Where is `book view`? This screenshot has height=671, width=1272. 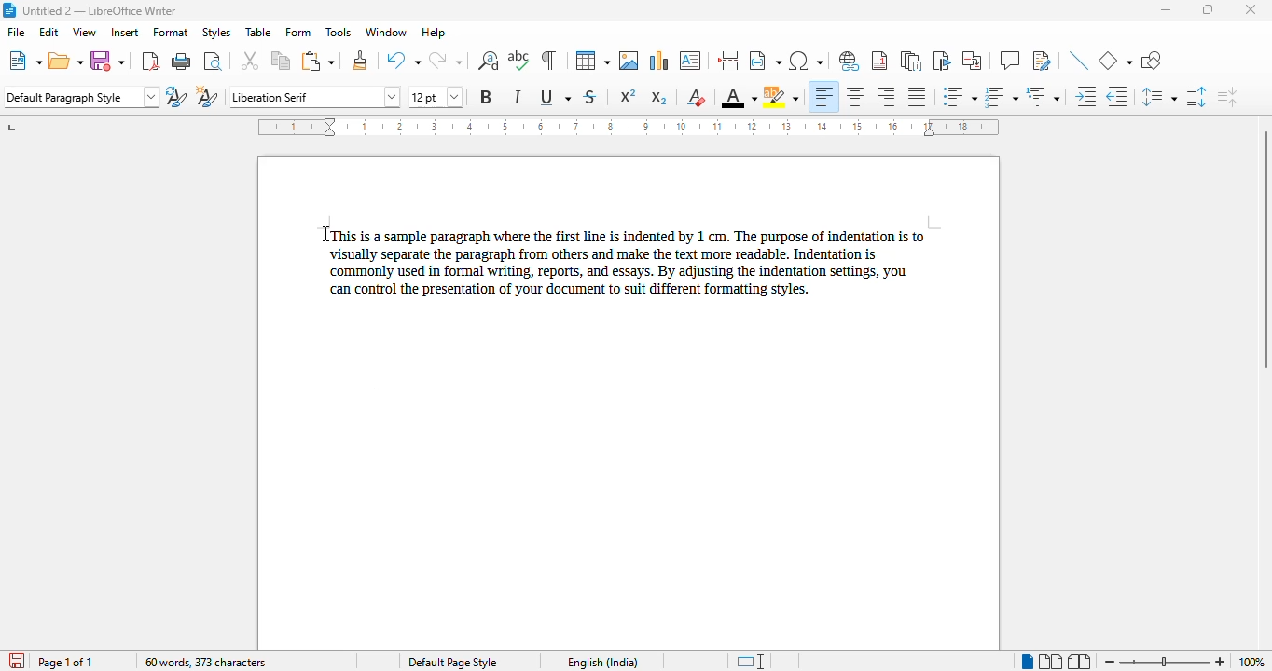 book view is located at coordinates (1080, 661).